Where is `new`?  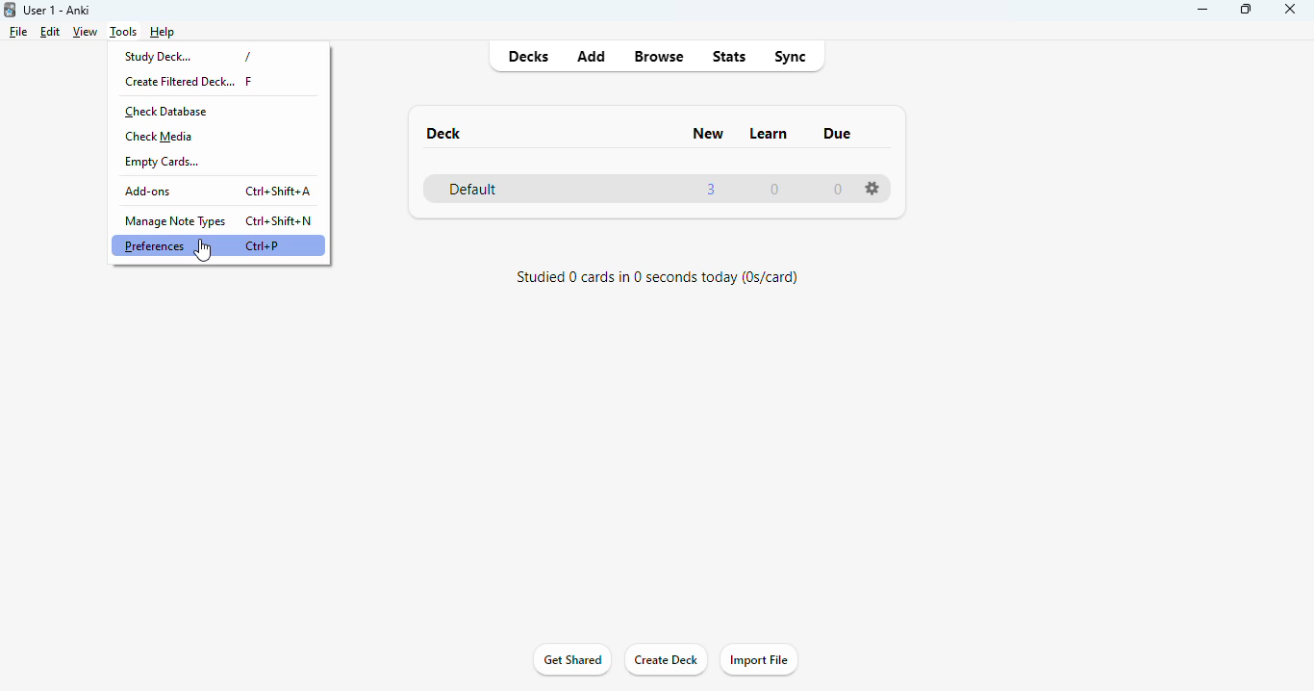 new is located at coordinates (708, 133).